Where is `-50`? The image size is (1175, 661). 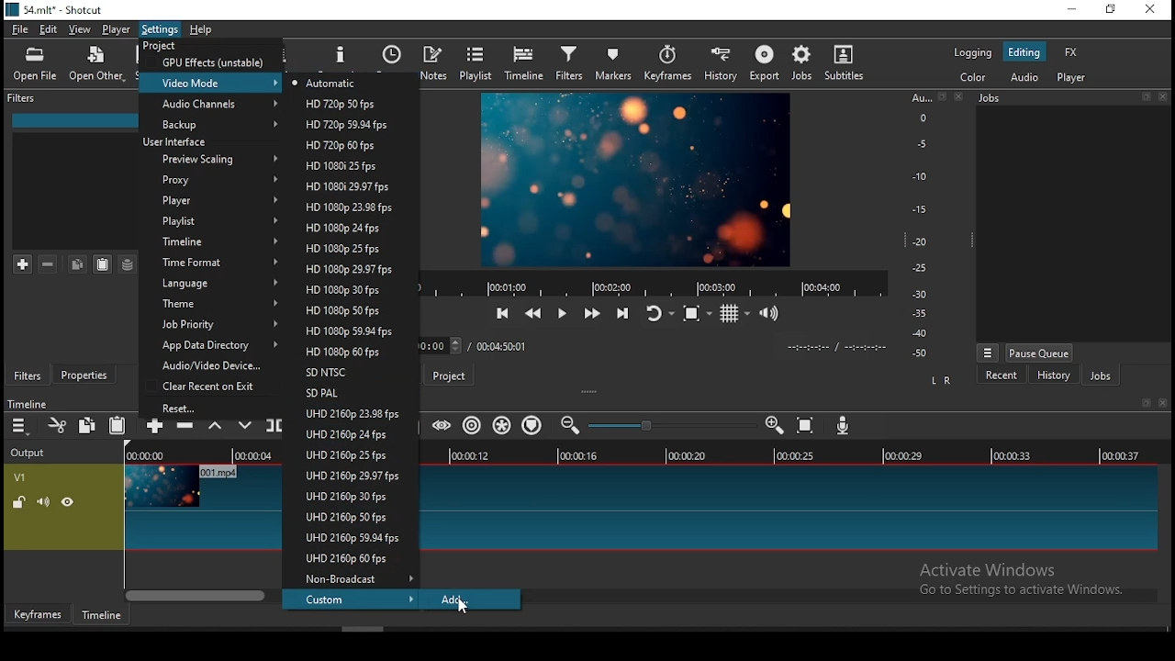 -50 is located at coordinates (920, 353).